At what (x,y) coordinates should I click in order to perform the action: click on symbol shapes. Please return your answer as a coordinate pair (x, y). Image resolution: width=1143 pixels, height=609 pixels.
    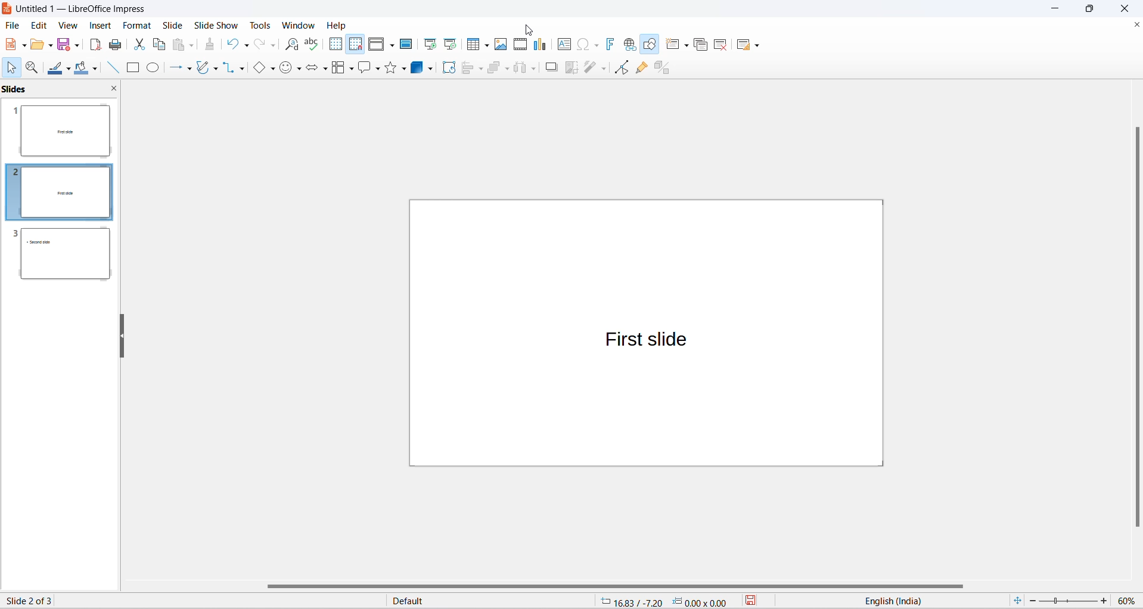
    Looking at the image, I should click on (286, 69).